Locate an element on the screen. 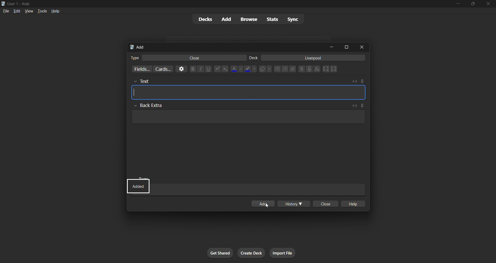 This screenshot has width=496, height=263. card text field is located at coordinates (249, 93).